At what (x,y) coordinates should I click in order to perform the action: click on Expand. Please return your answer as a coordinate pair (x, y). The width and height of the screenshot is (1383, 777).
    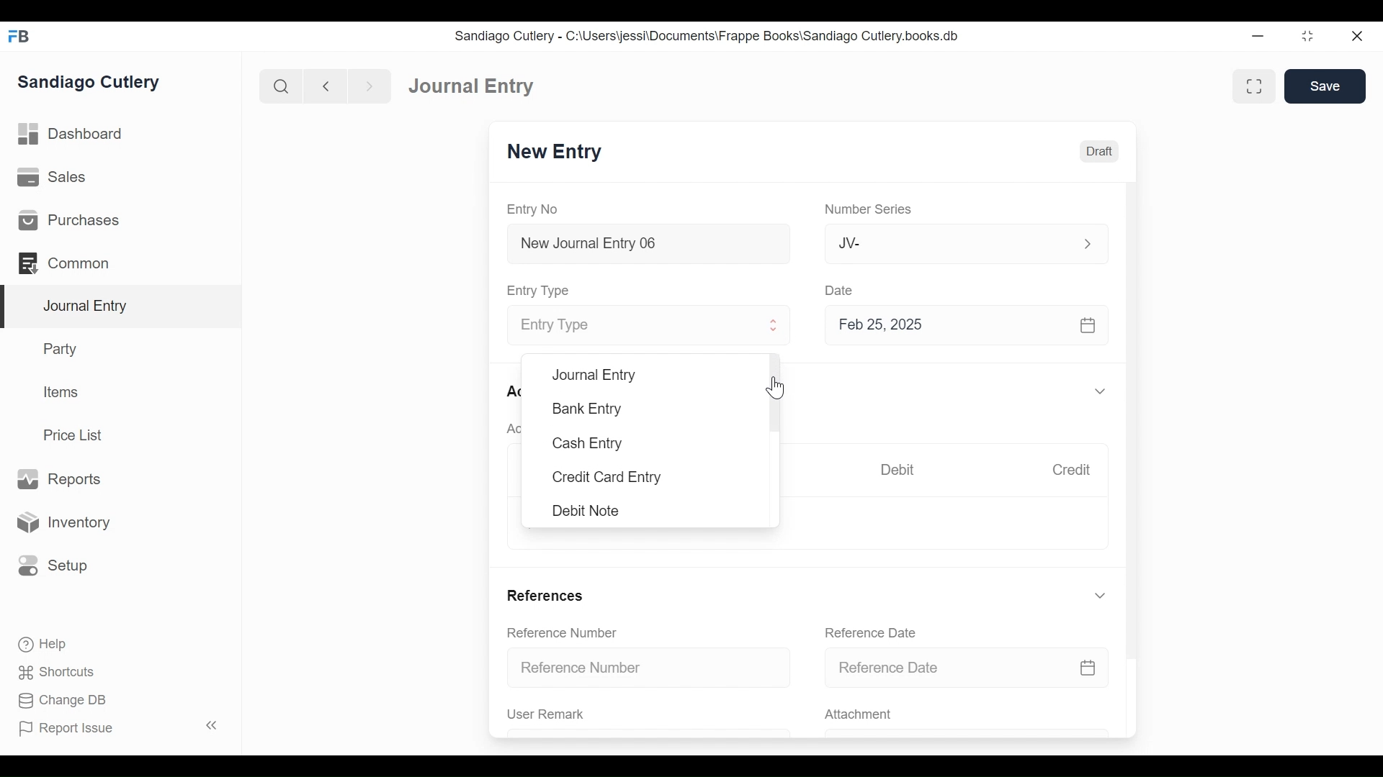
    Looking at the image, I should click on (774, 325).